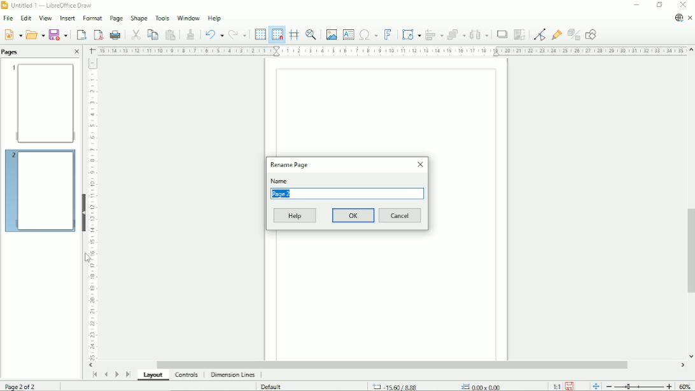  Describe the element at coordinates (98, 35) in the screenshot. I see `Export directly as PDF` at that location.